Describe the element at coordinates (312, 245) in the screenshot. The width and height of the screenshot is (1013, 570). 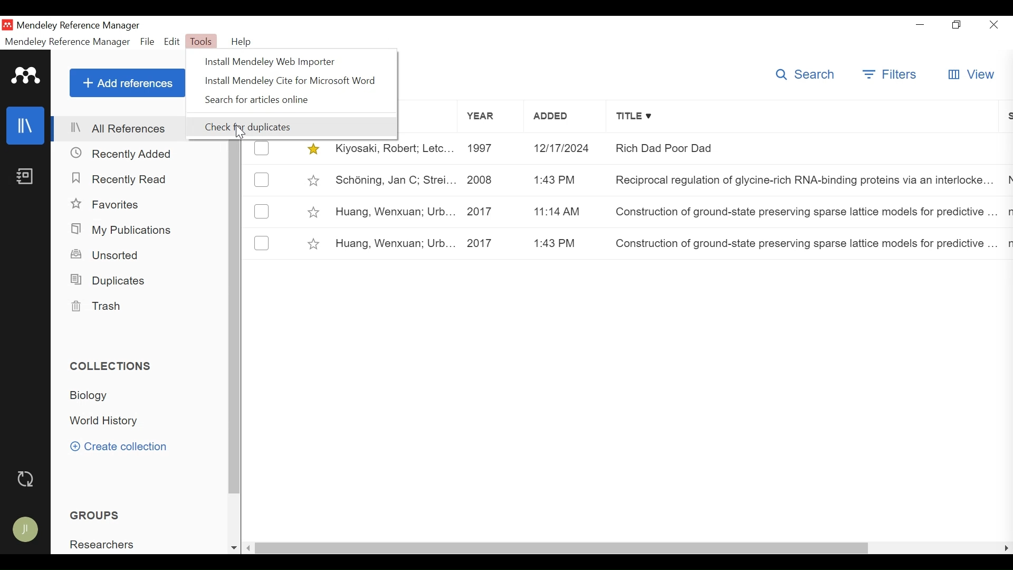
I see `Toggle Favorites` at that location.